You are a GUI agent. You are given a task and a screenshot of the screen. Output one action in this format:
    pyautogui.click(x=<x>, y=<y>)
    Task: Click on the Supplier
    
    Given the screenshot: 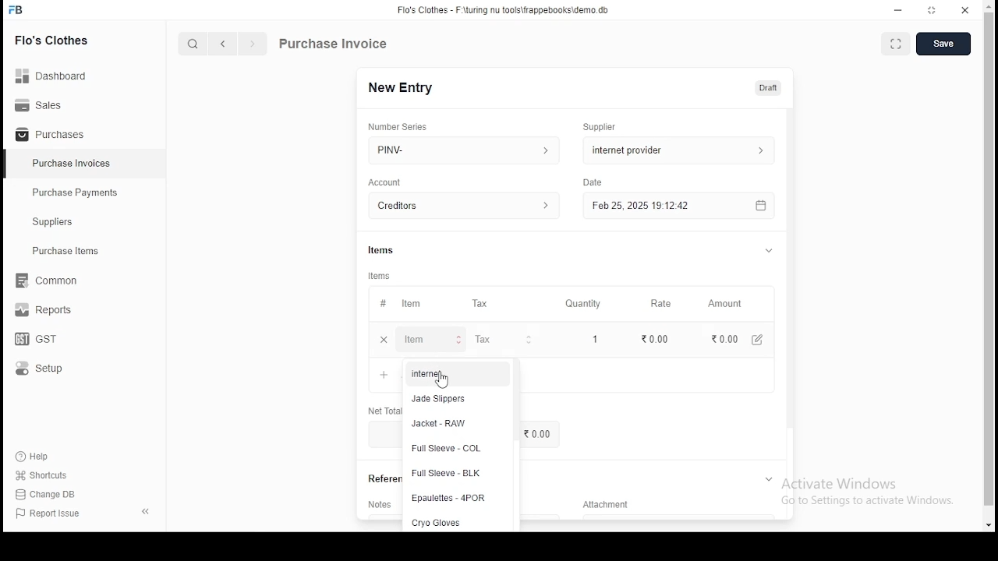 What is the action you would take?
    pyautogui.click(x=603, y=127)
    